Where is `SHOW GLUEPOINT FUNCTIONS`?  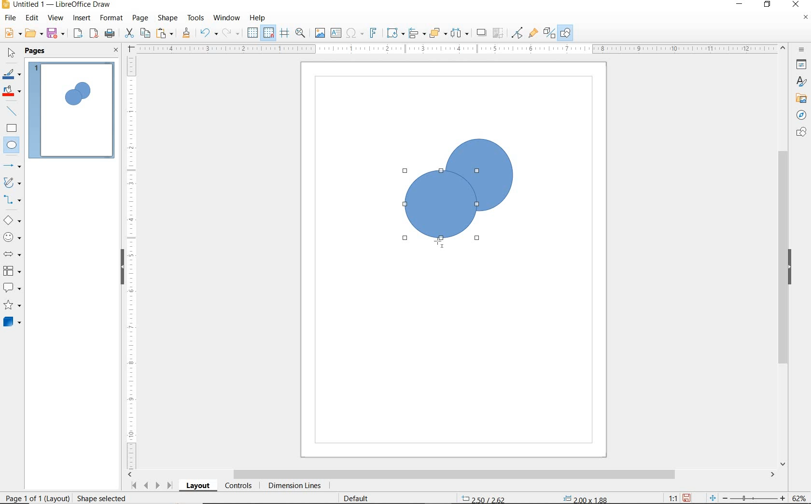
SHOW GLUEPOINT FUNCTIONS is located at coordinates (533, 33).